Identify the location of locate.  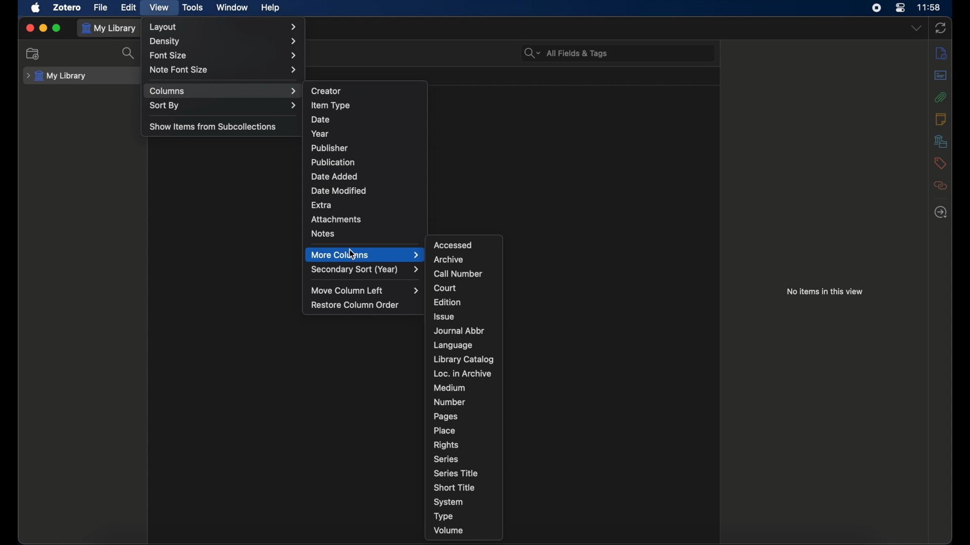
(940, 212).